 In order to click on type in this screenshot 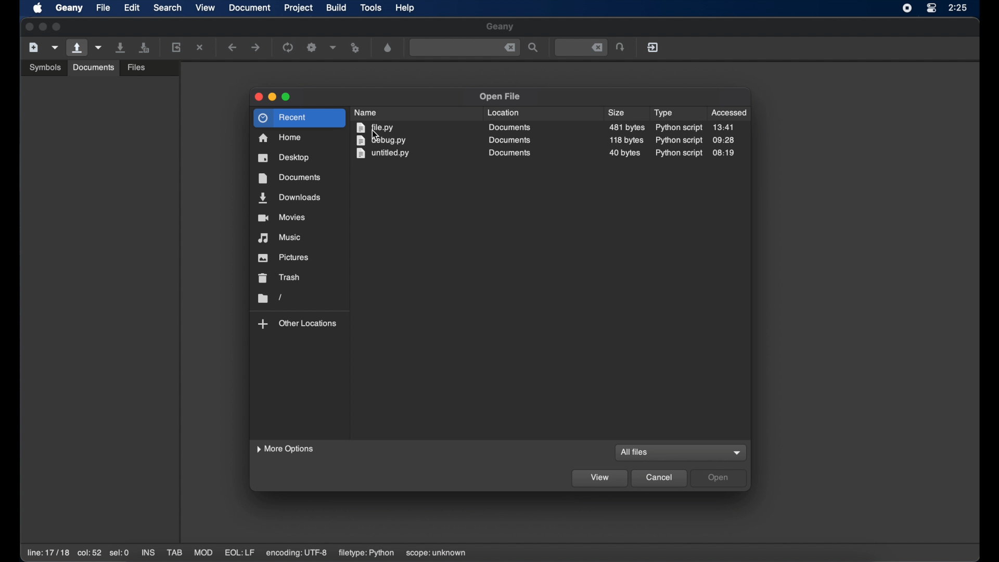, I will do `click(663, 113)`.